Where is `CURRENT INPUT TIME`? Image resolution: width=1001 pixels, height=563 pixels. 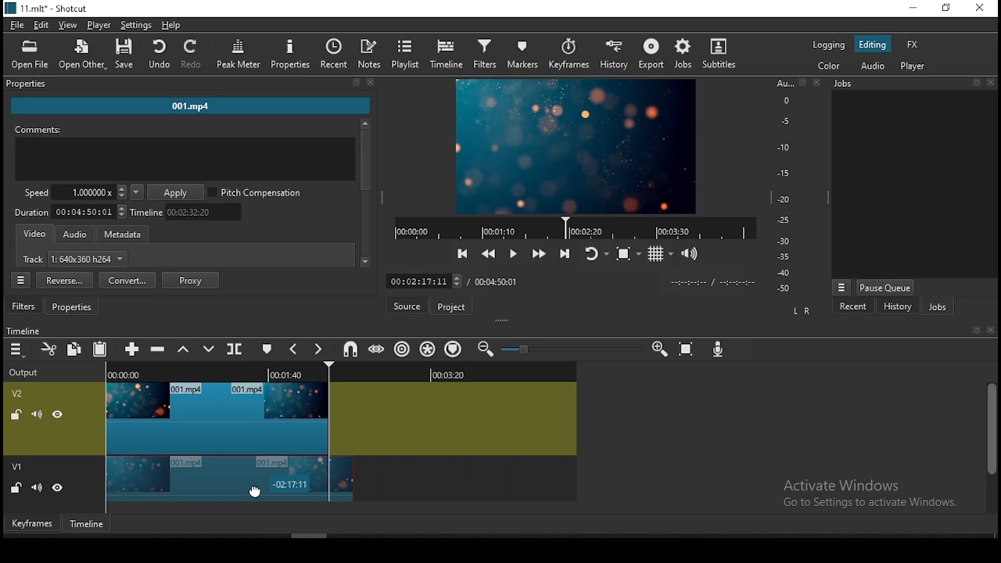 CURRENT INPUT TIME is located at coordinates (423, 281).